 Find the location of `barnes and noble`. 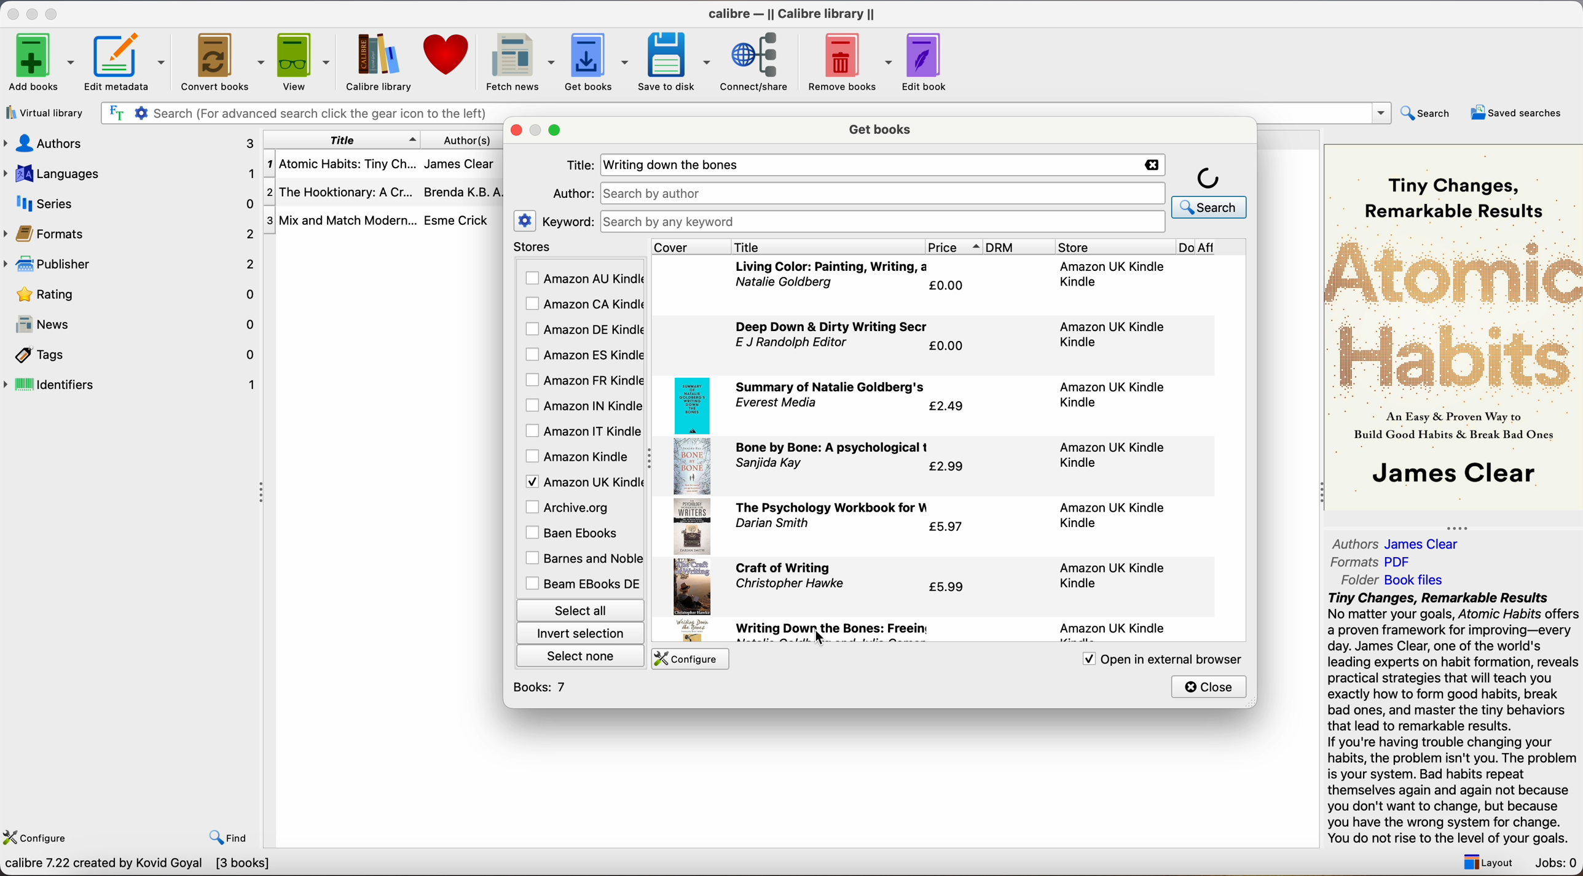

barnes and noble is located at coordinates (581, 559).